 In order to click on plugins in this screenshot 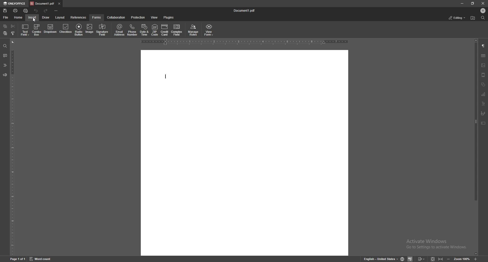, I will do `click(169, 17)`.